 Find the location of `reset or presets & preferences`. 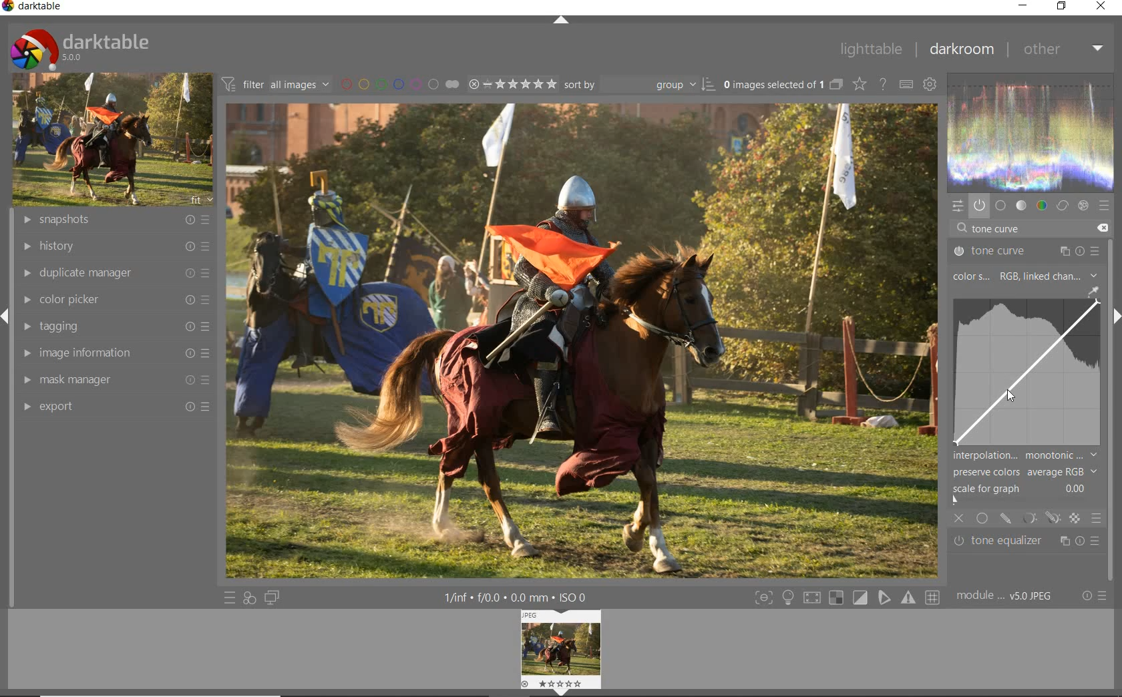

reset or presets & preferences is located at coordinates (1094, 597).